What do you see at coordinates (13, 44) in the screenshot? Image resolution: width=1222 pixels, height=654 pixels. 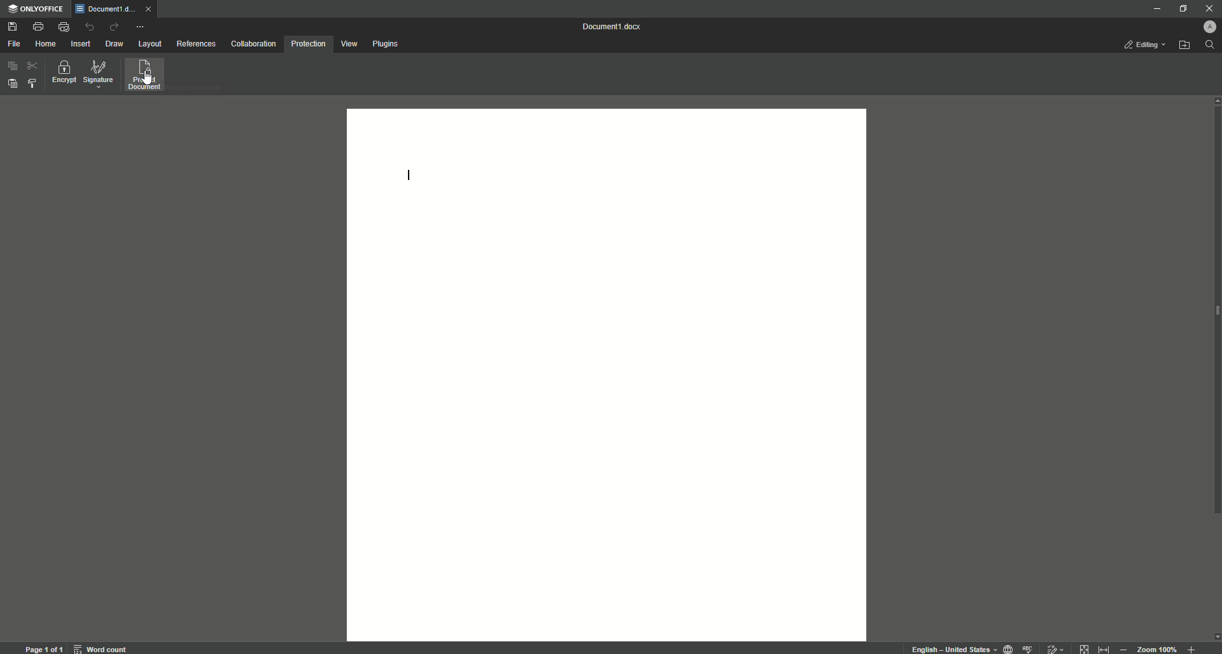 I see `File` at bounding box center [13, 44].